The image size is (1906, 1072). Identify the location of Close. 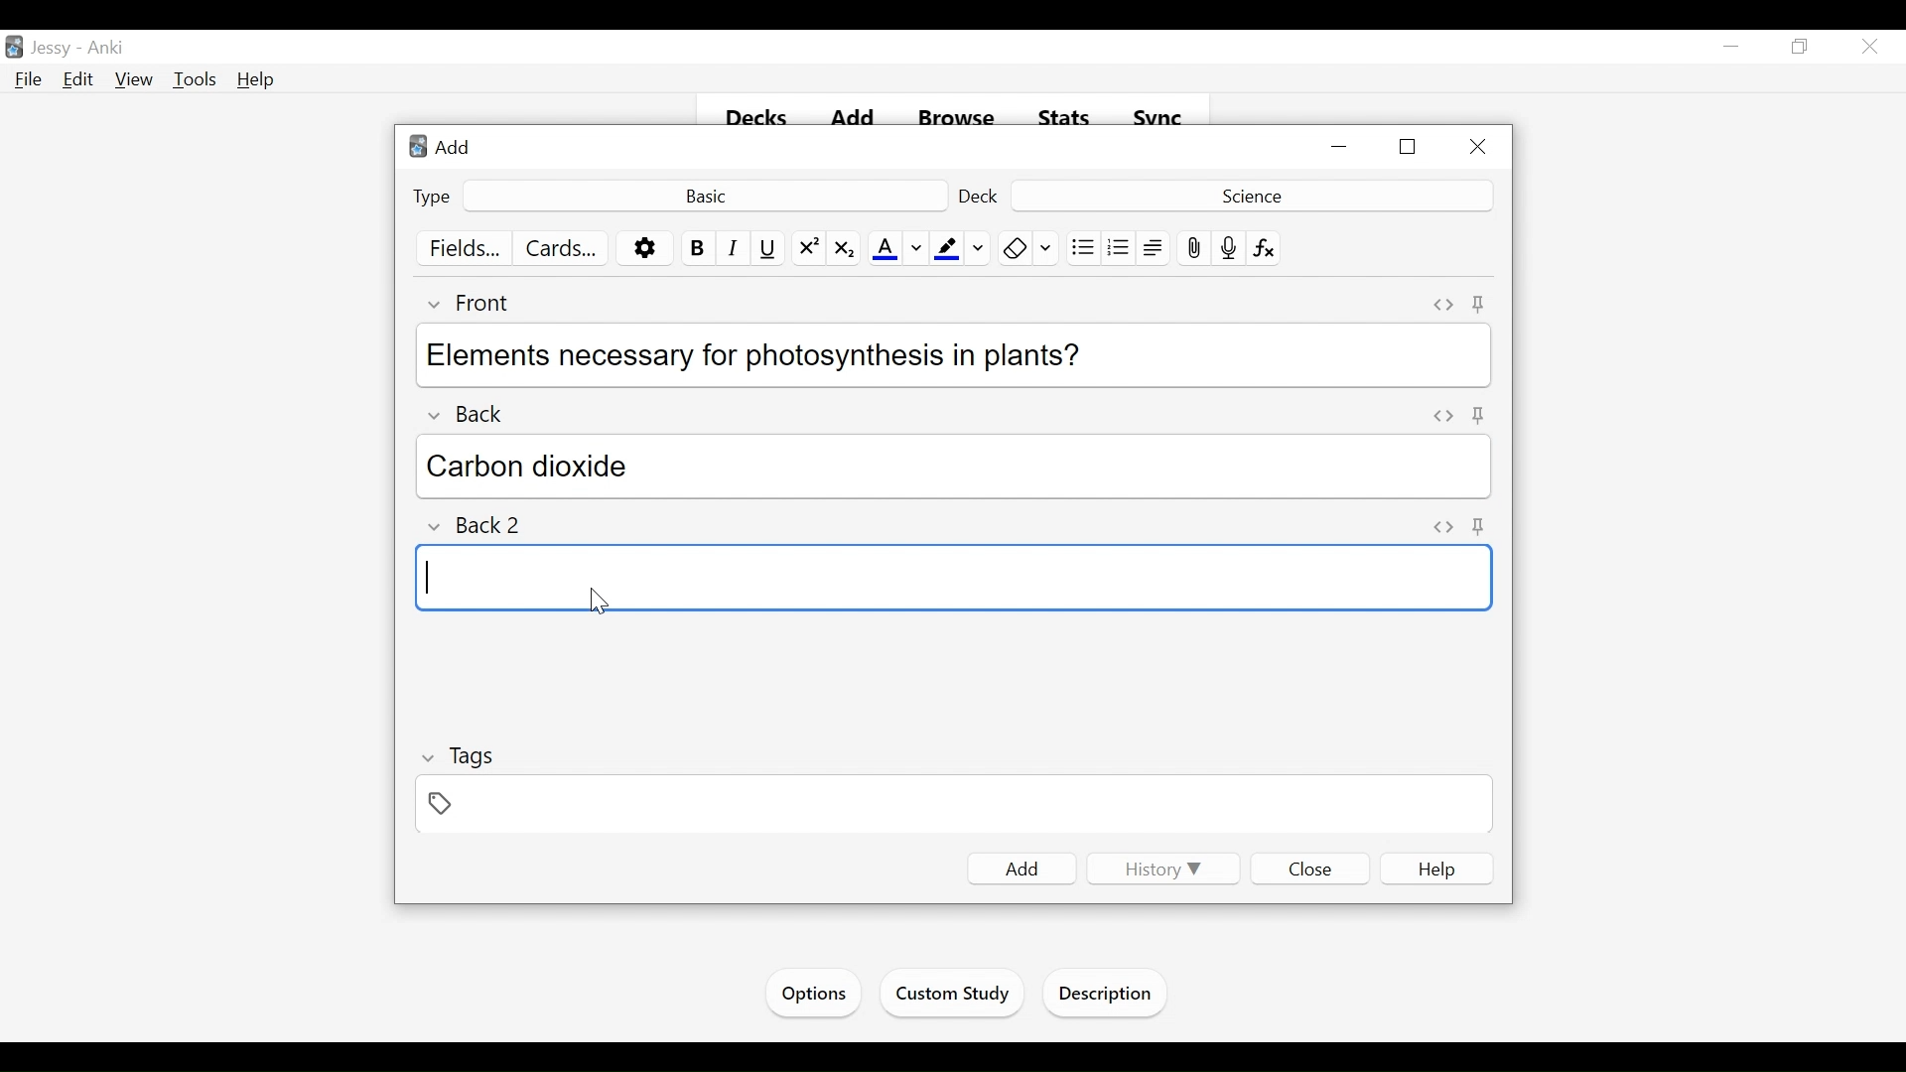
(1476, 148).